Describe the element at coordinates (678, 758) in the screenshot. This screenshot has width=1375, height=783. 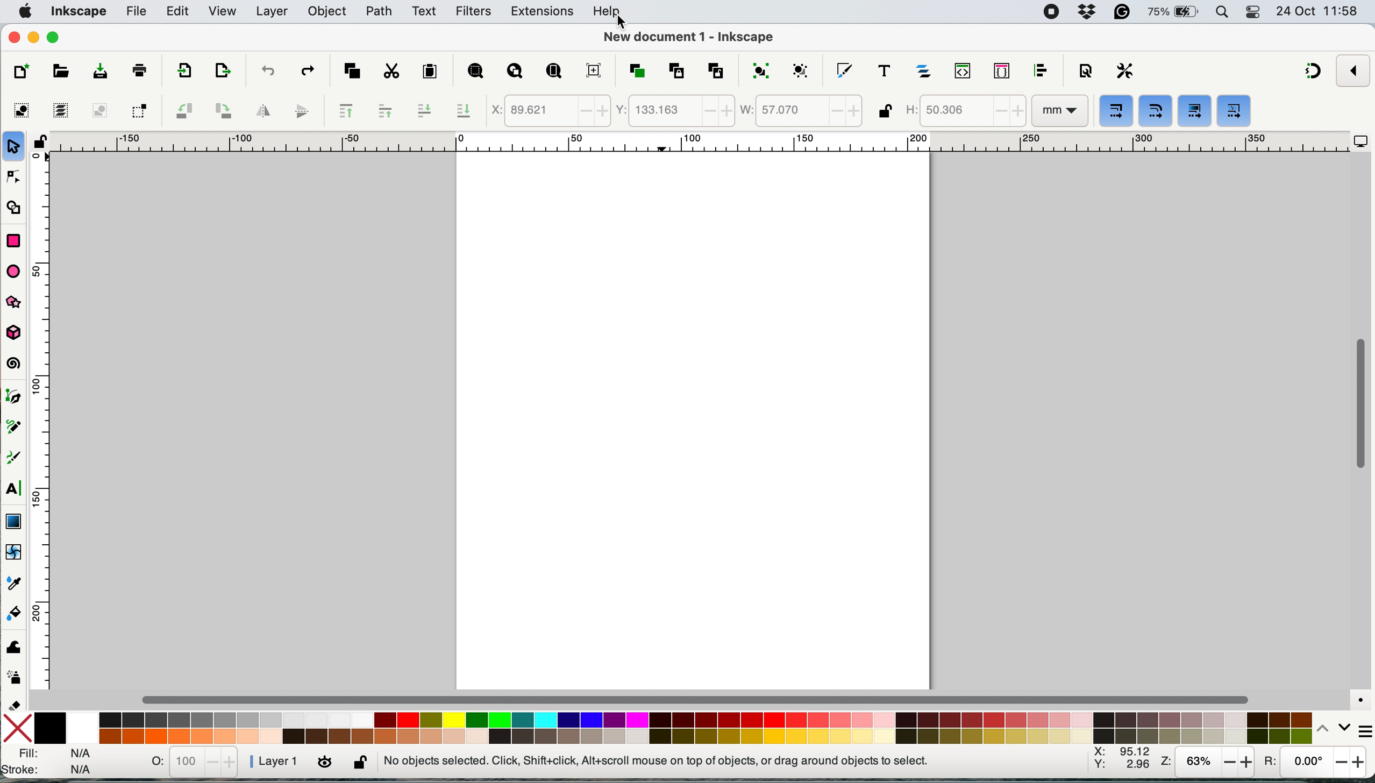
I see `No objects selected. Click, Shift+click, Alt+scroll mouse on top of objects, or drag around objects to select.` at that location.